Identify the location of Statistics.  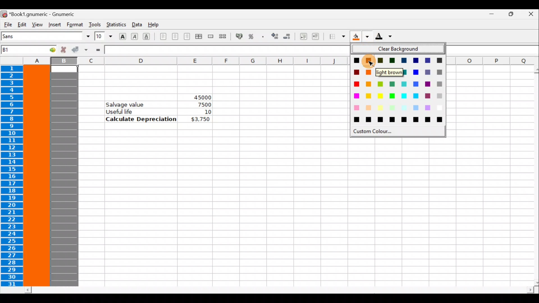
(116, 25).